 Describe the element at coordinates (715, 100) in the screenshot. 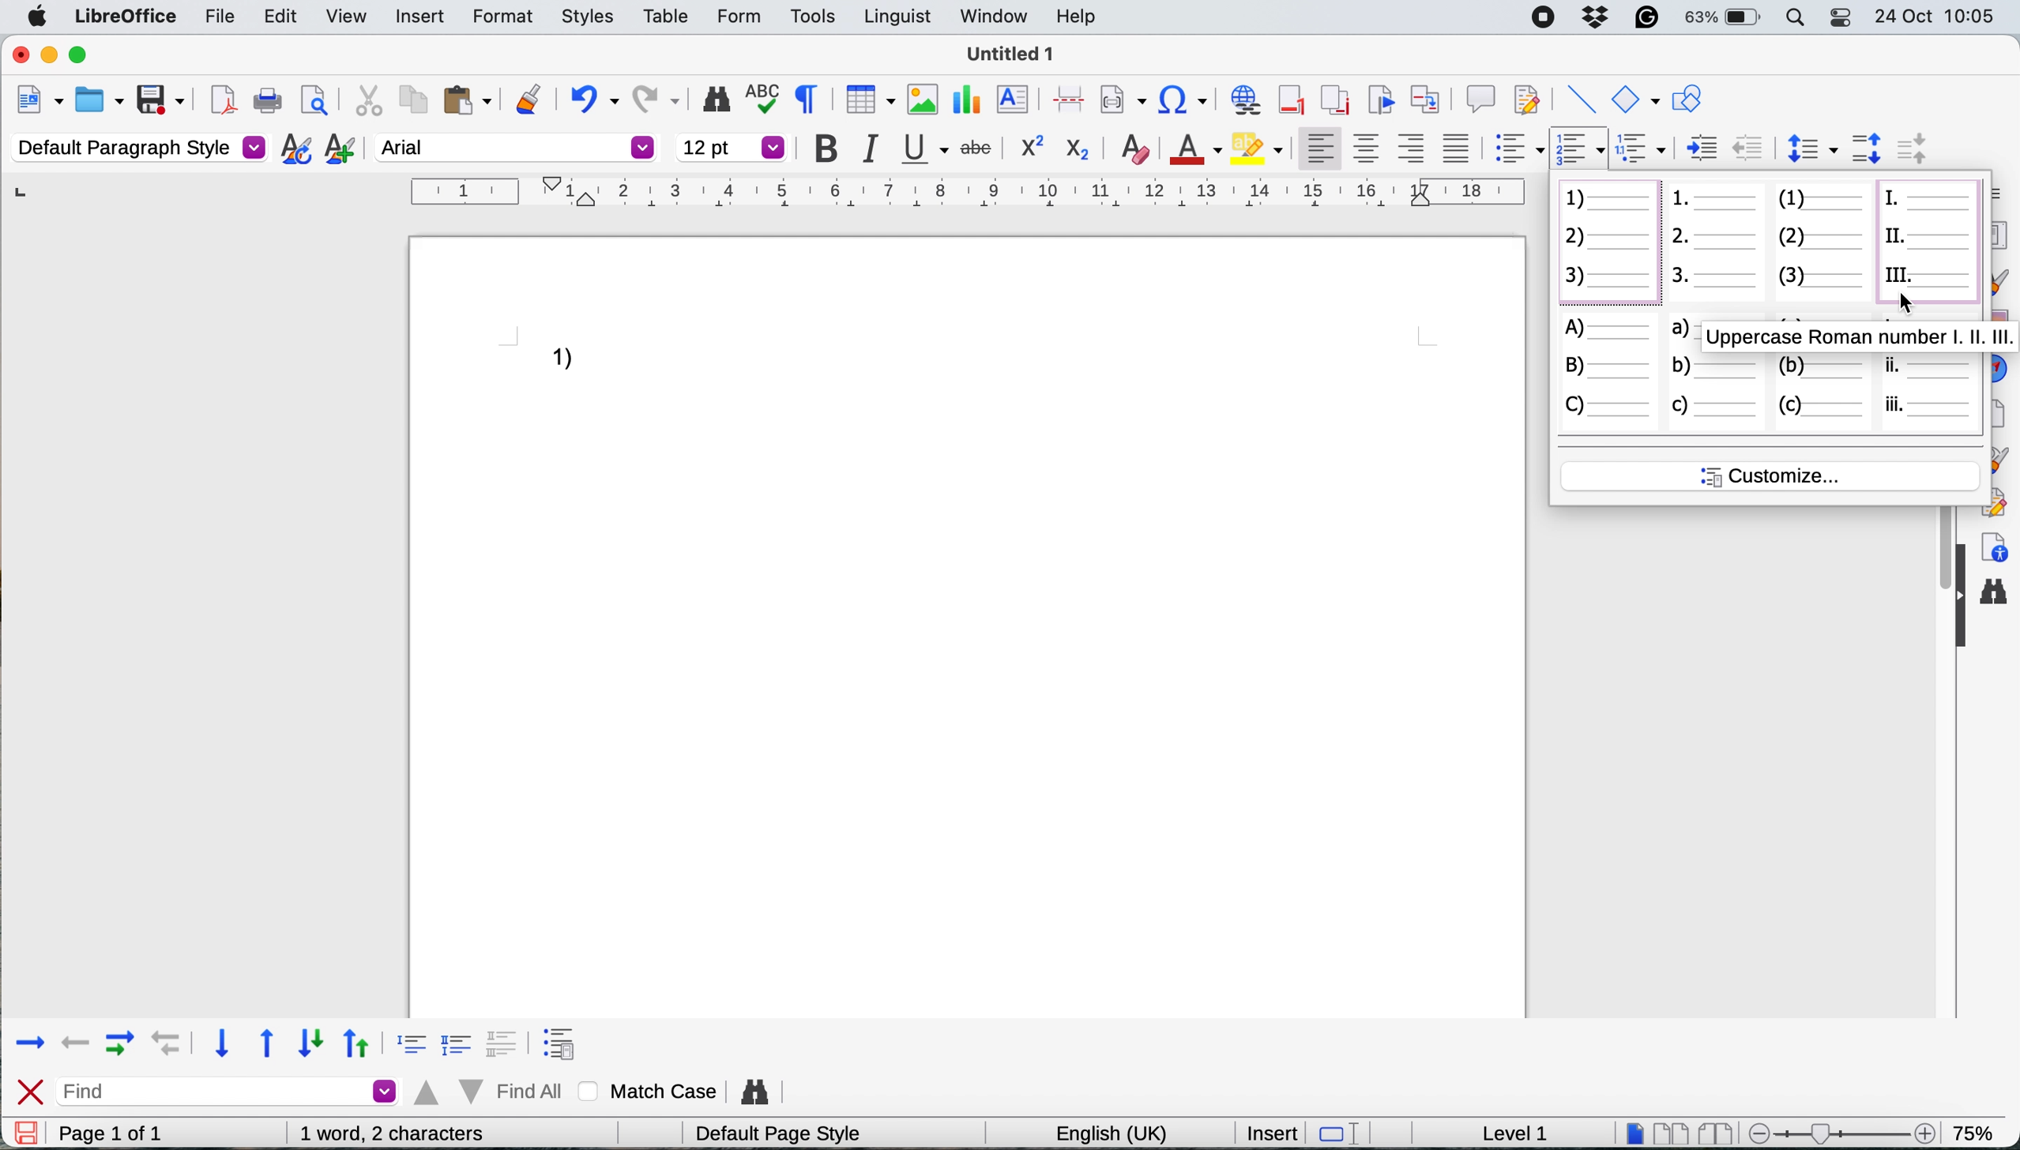

I see `find and replace` at that location.